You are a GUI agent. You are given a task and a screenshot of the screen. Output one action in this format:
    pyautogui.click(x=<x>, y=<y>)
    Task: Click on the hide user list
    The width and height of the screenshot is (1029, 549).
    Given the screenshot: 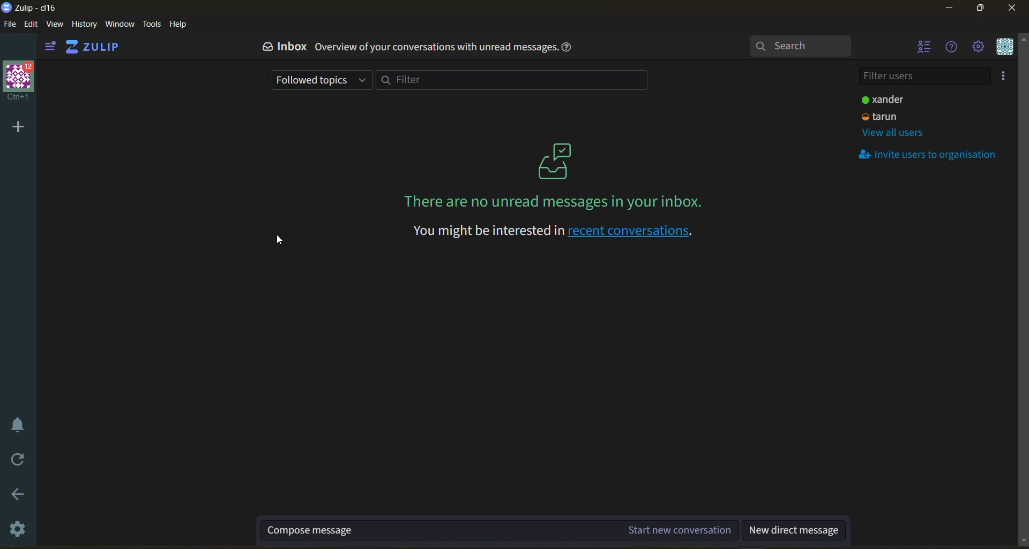 What is the action you would take?
    pyautogui.click(x=928, y=49)
    